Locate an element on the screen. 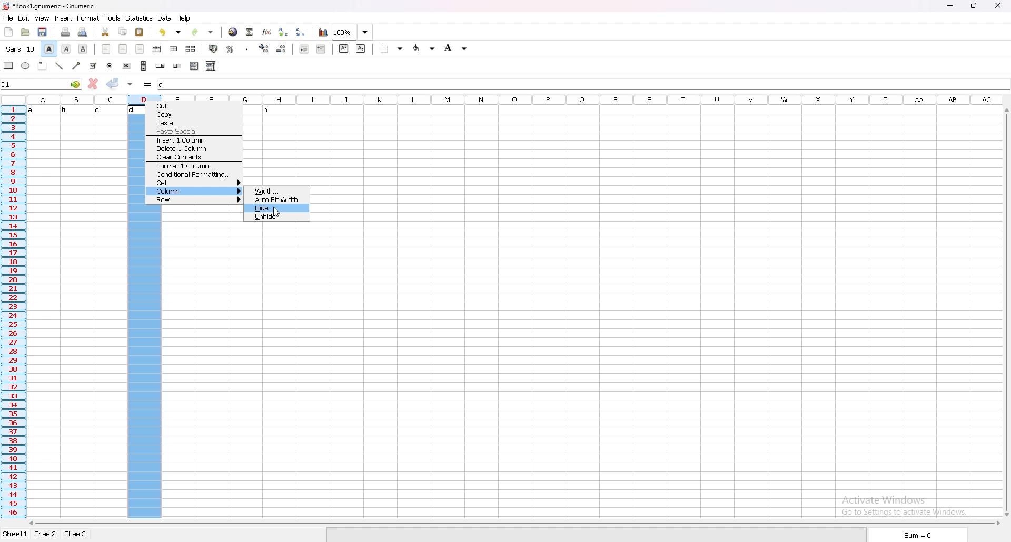 The height and width of the screenshot is (542, 1011). increase indent is located at coordinates (321, 49).